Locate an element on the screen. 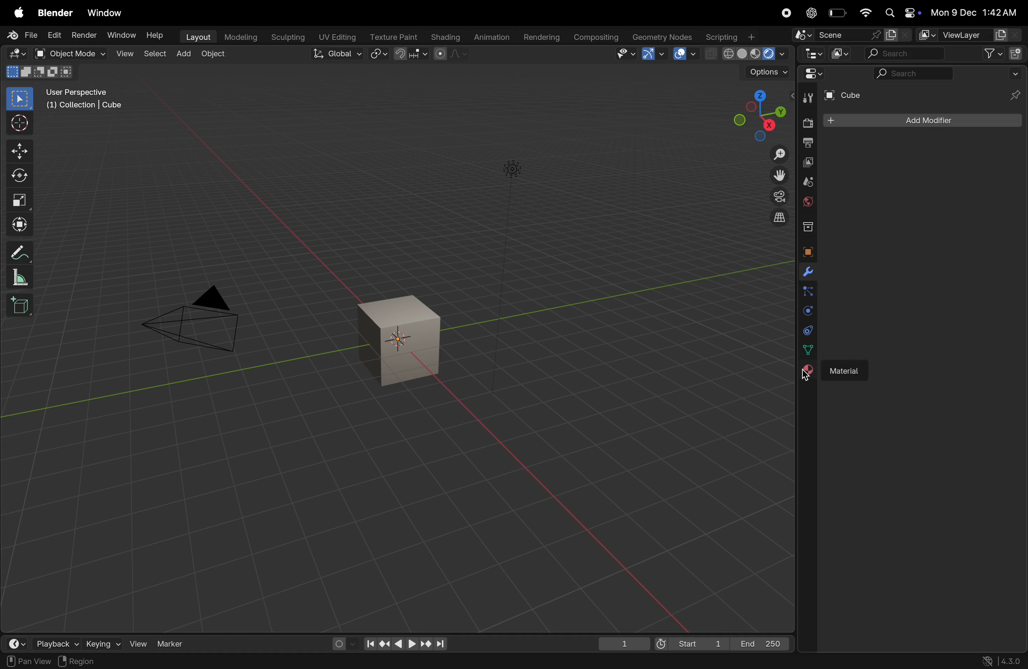  File is located at coordinates (24, 35).